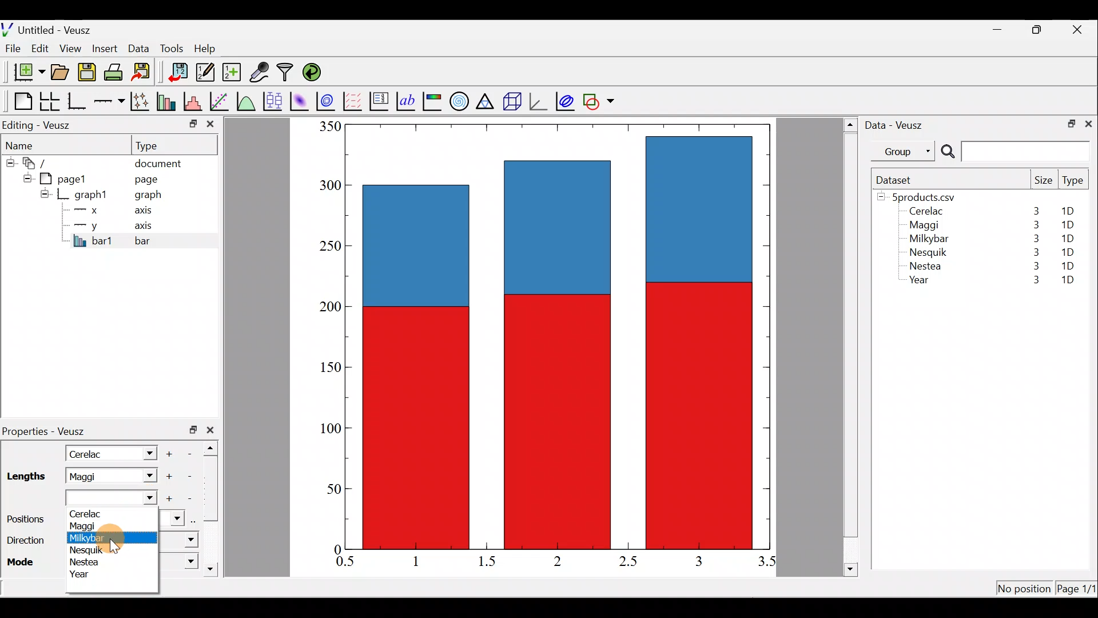 This screenshot has width=1098, height=618. Describe the element at coordinates (91, 195) in the screenshot. I see `graph1` at that location.